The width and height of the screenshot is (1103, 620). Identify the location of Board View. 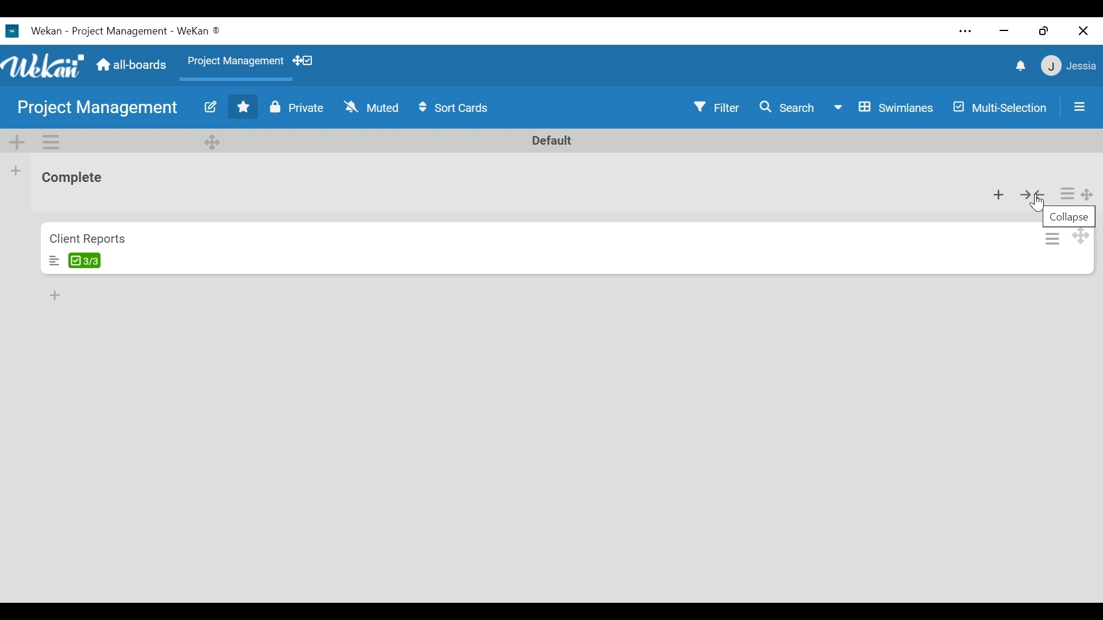
(885, 107).